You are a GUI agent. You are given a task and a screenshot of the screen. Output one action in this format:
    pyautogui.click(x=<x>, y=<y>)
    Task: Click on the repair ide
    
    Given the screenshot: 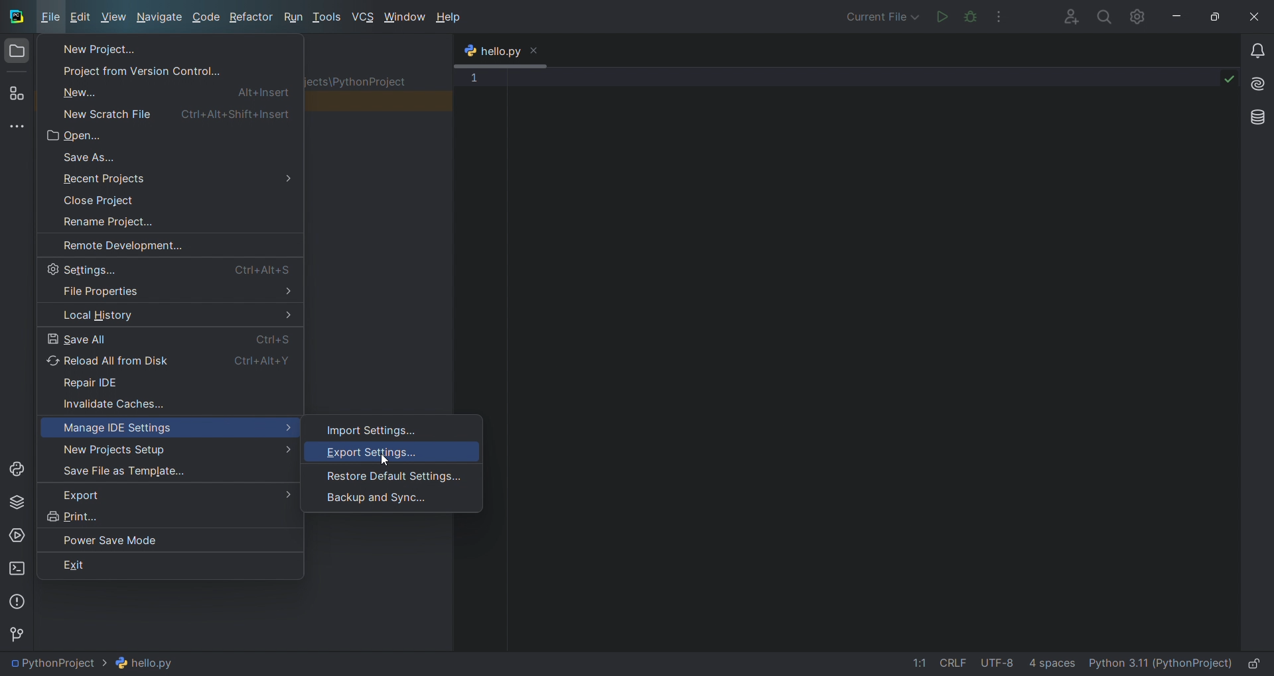 What is the action you would take?
    pyautogui.click(x=173, y=380)
    